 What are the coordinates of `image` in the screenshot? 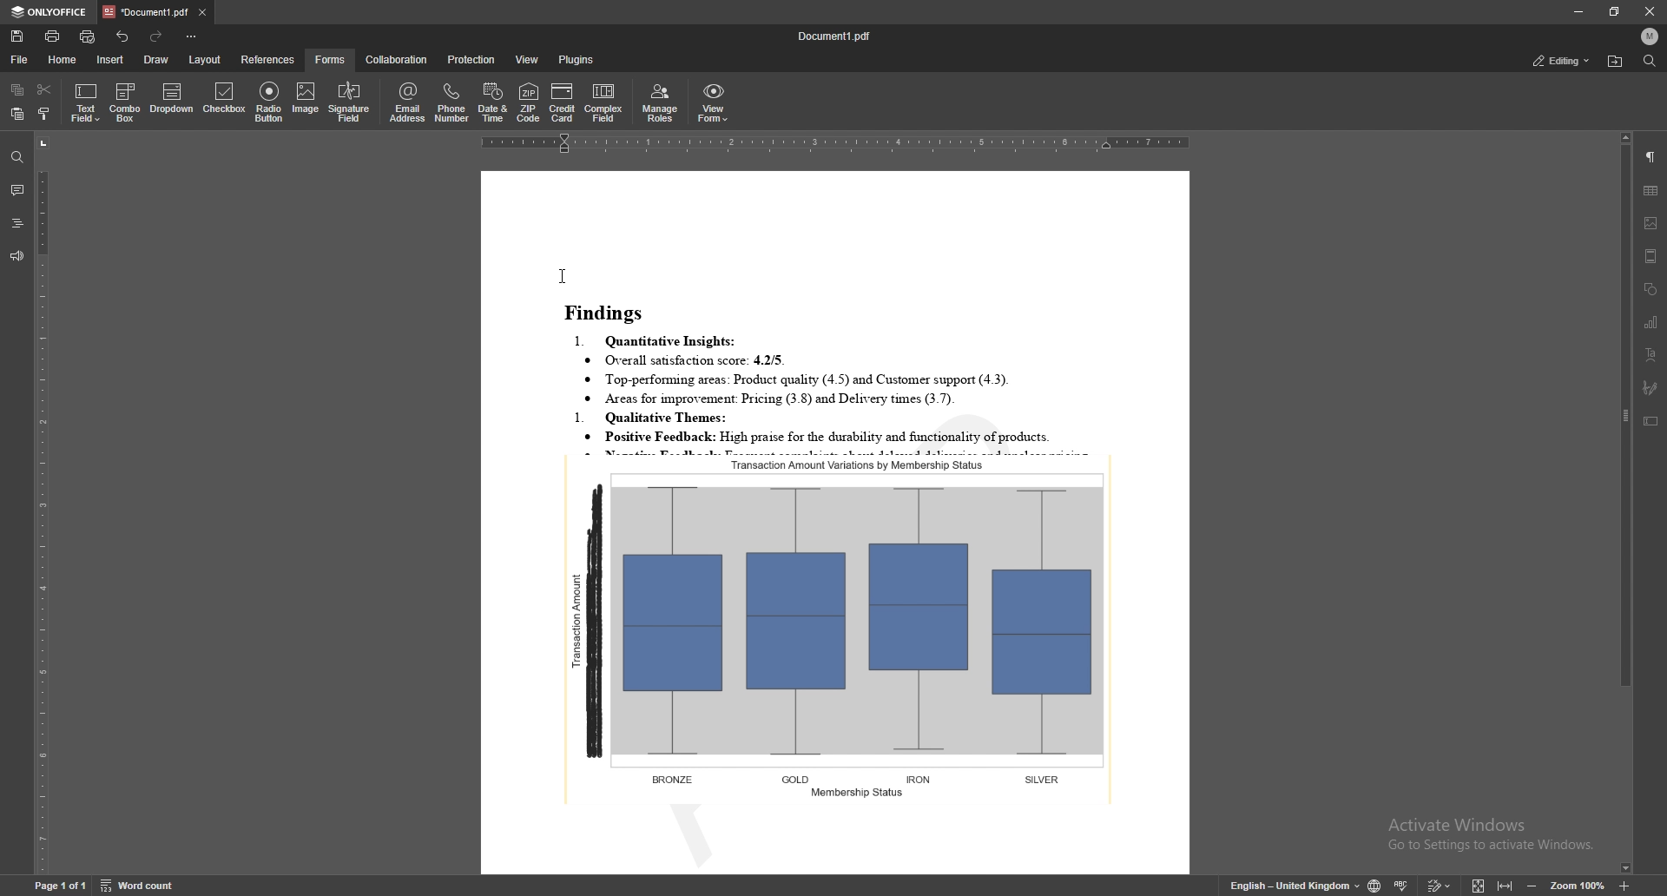 It's located at (307, 100).